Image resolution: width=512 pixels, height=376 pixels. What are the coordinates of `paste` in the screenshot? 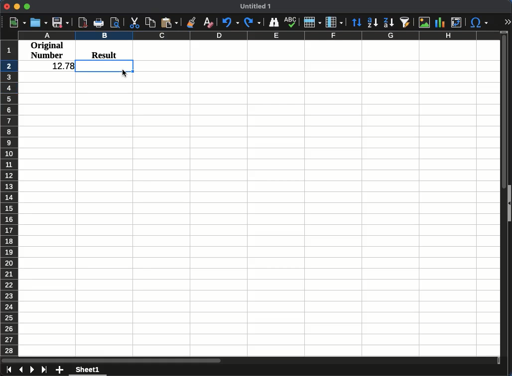 It's located at (169, 23).